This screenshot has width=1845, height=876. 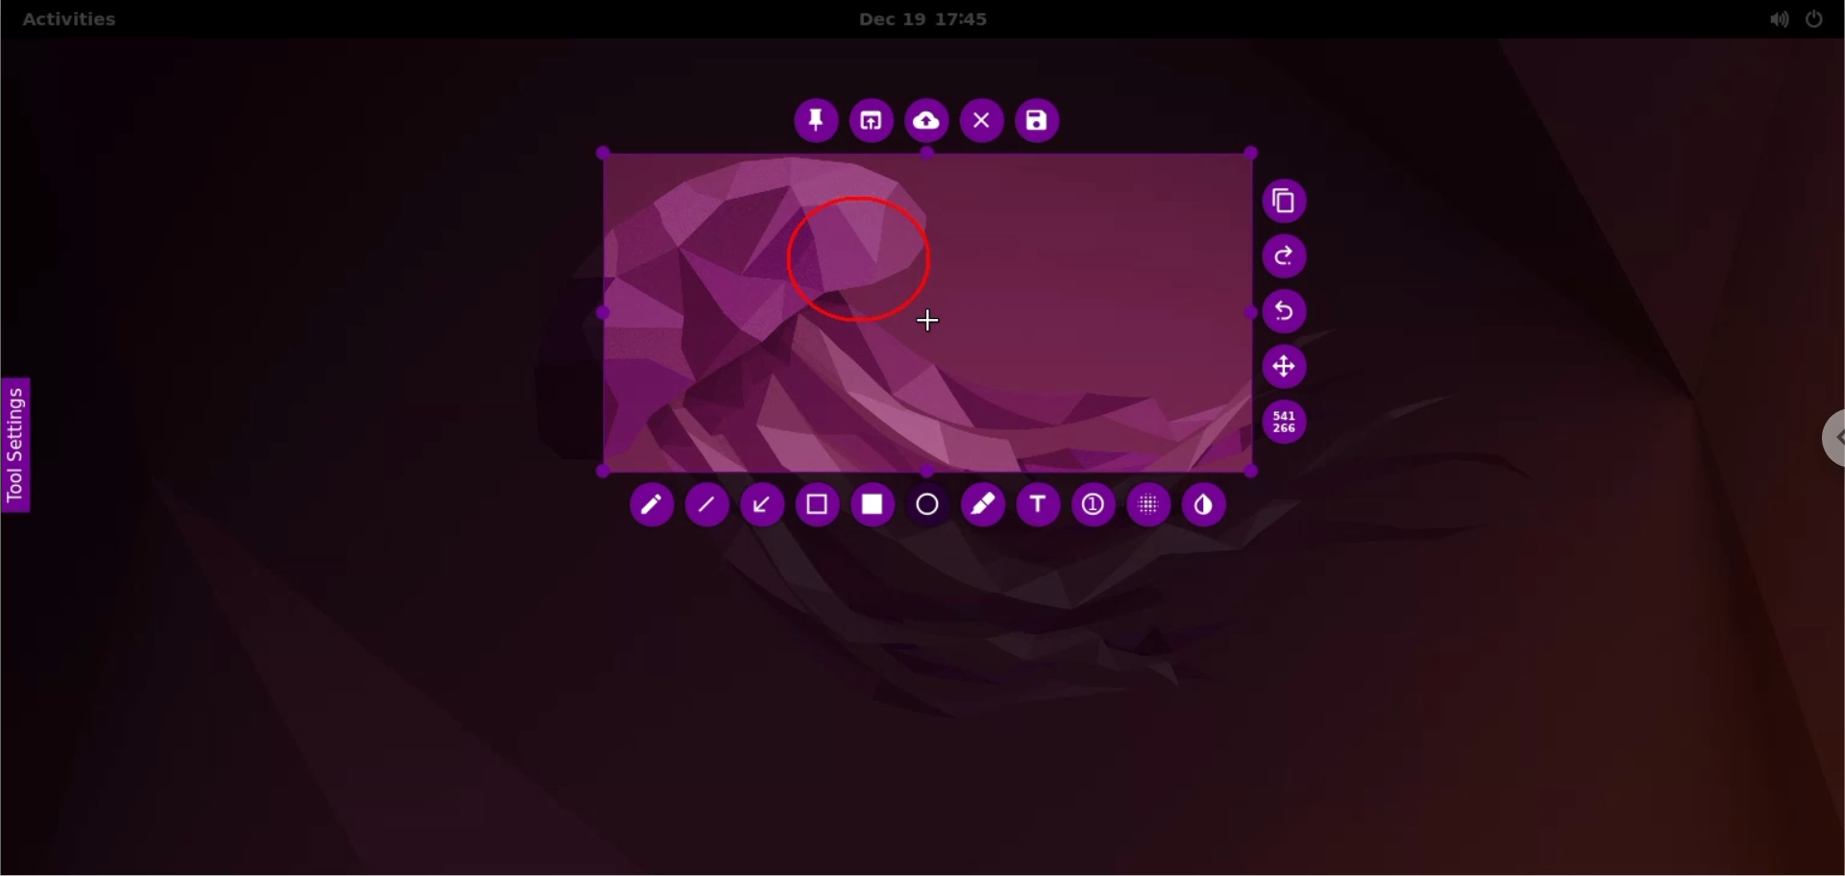 What do you see at coordinates (985, 507) in the screenshot?
I see `marker tool` at bounding box center [985, 507].